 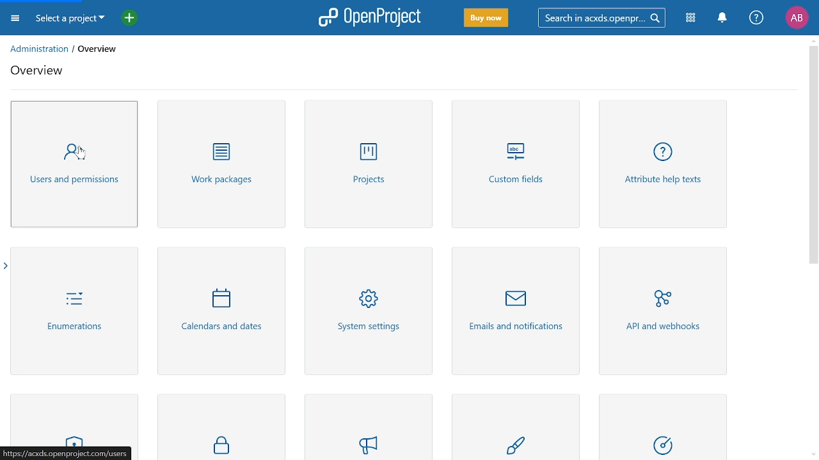 I want to click on GDPR, so click(x=221, y=426).